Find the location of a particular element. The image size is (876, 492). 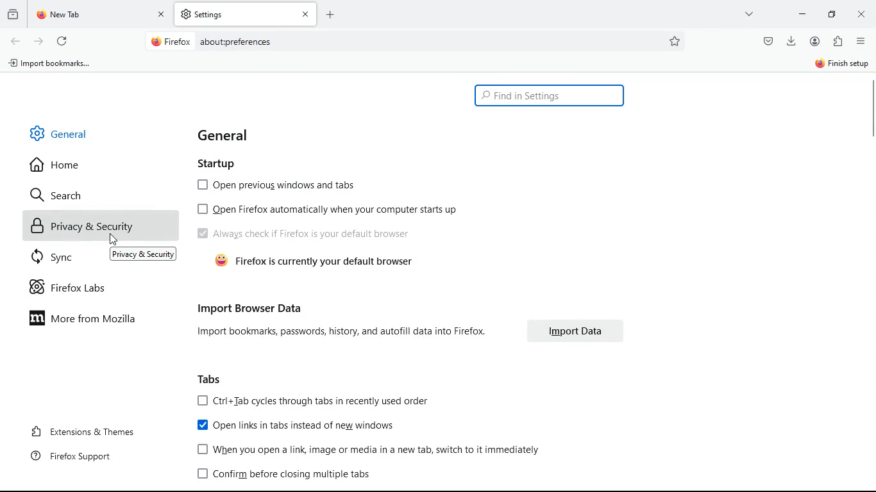

import bookmarks is located at coordinates (54, 66).